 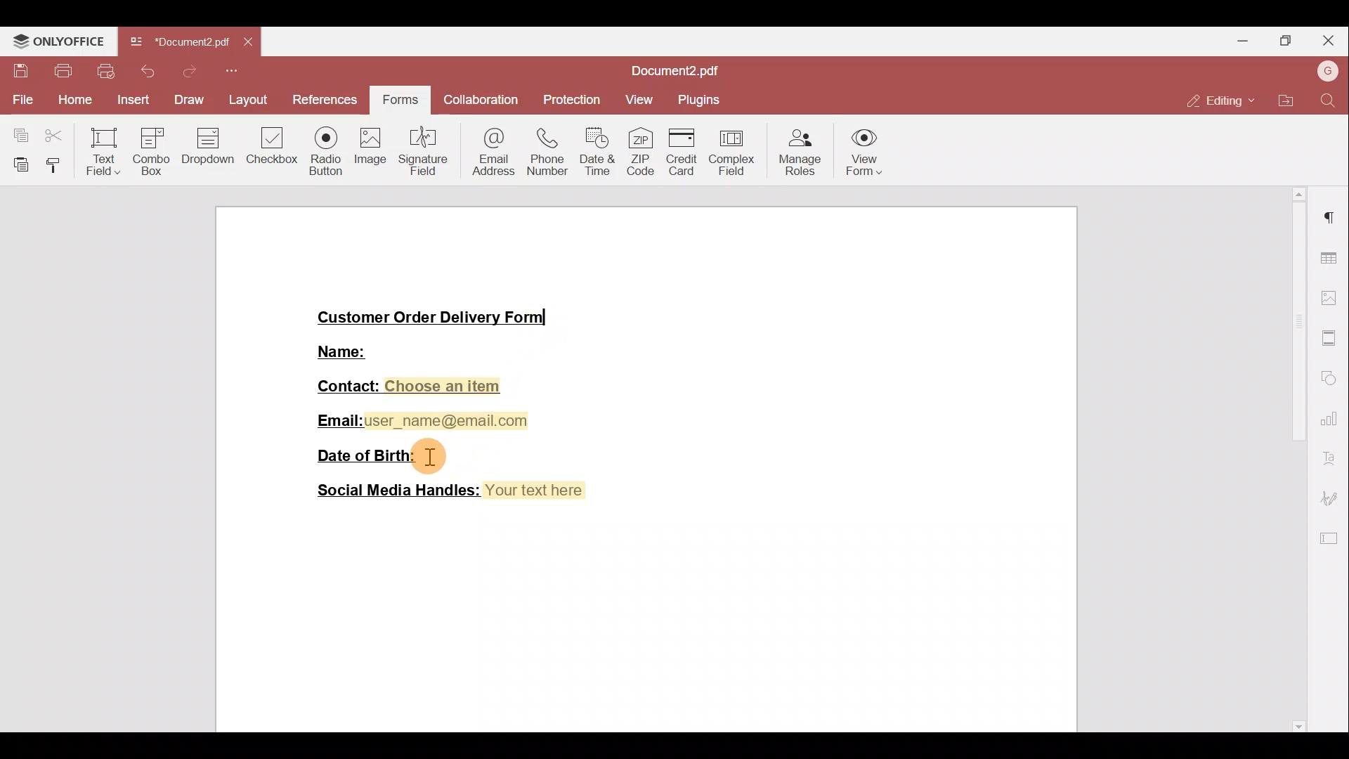 What do you see at coordinates (398, 101) in the screenshot?
I see `Forms` at bounding box center [398, 101].